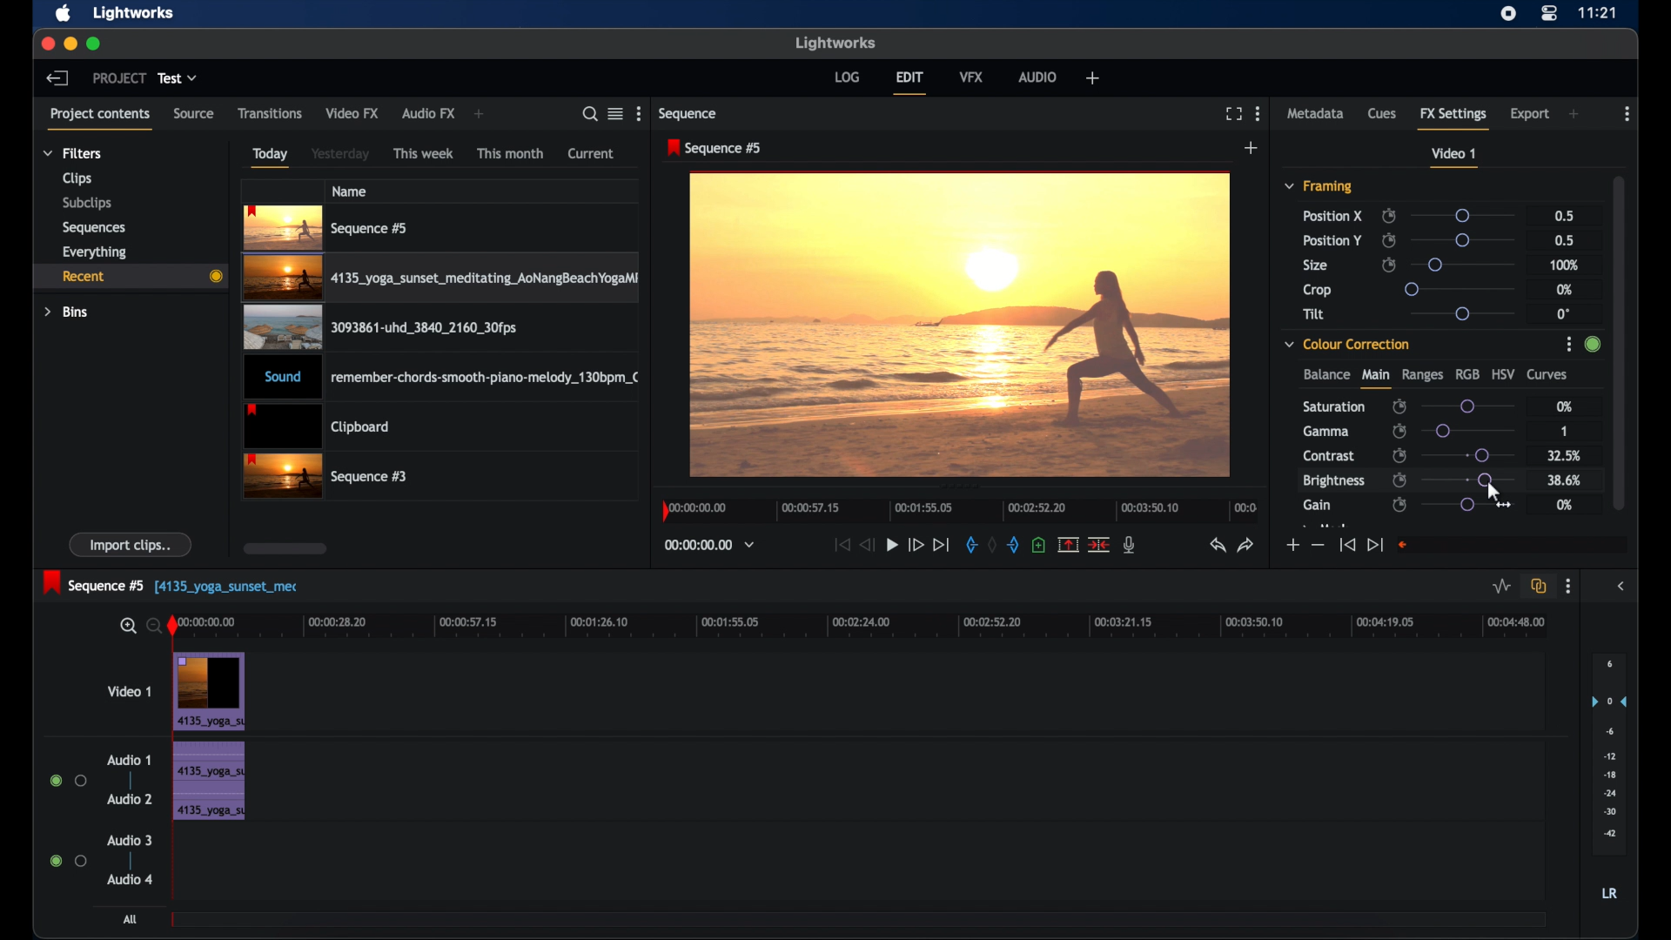 This screenshot has height=940, width=1671. What do you see at coordinates (208, 782) in the screenshot?
I see `audio clip` at bounding box center [208, 782].